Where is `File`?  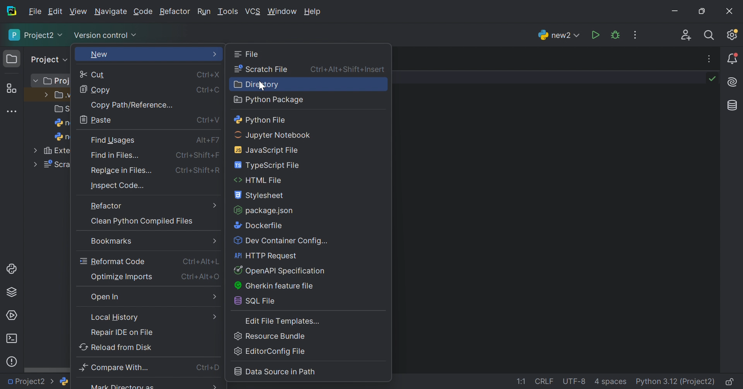 File is located at coordinates (248, 55).